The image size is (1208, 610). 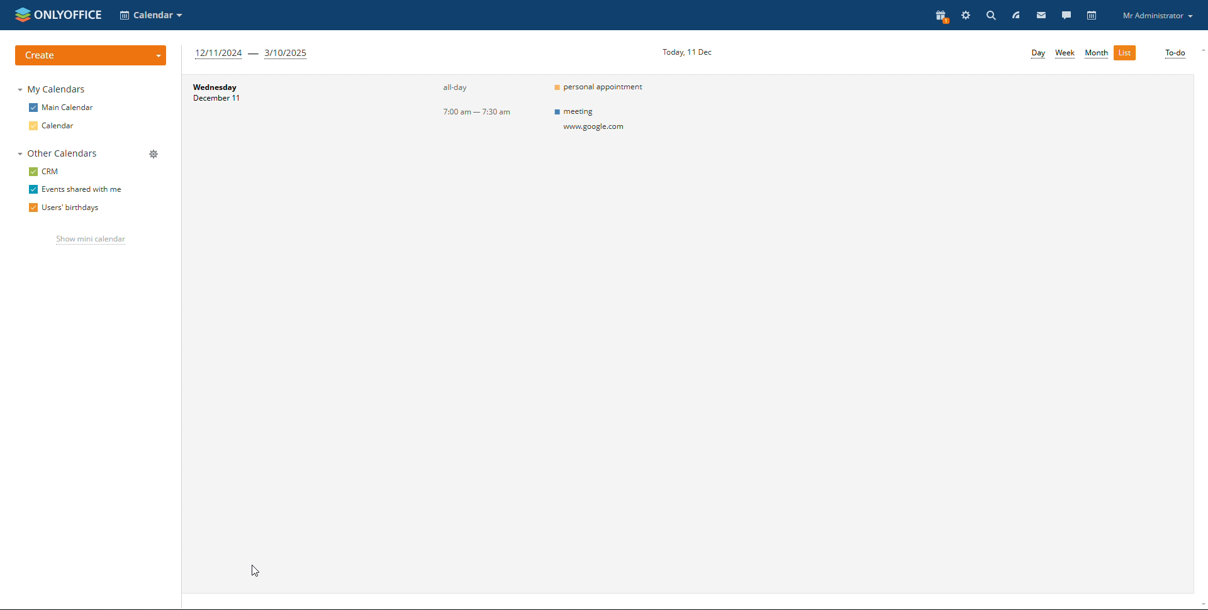 I want to click on present, so click(x=940, y=17).